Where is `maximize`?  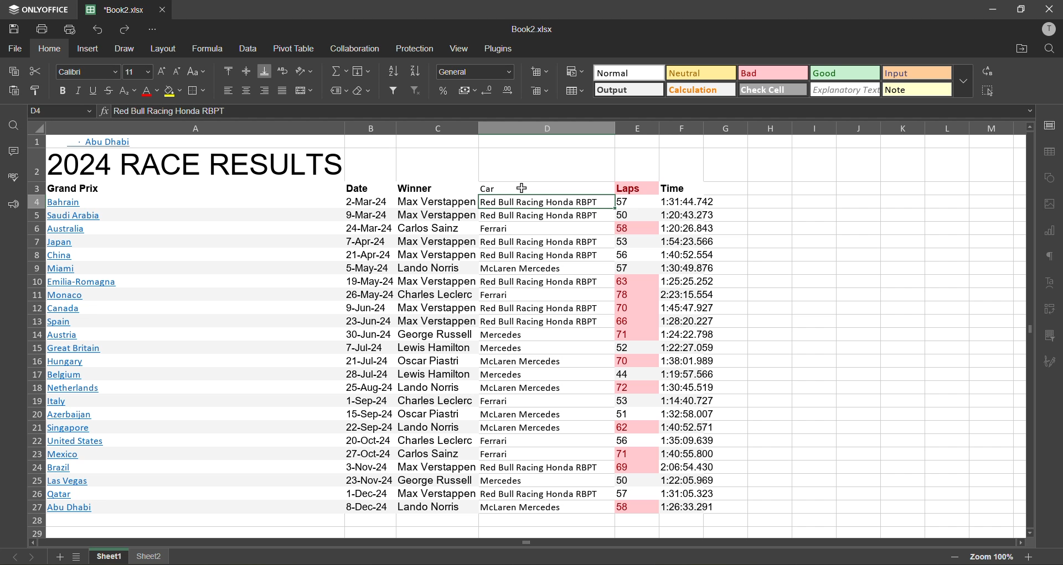 maximize is located at coordinates (1026, 8).